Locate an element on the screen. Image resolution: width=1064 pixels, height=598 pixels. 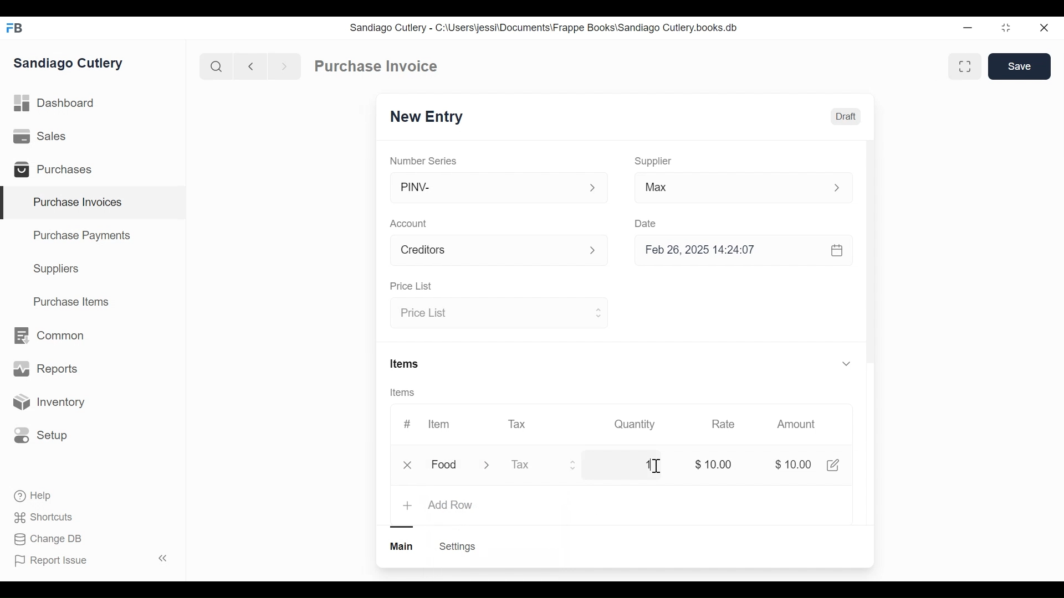
Items is located at coordinates (406, 393).